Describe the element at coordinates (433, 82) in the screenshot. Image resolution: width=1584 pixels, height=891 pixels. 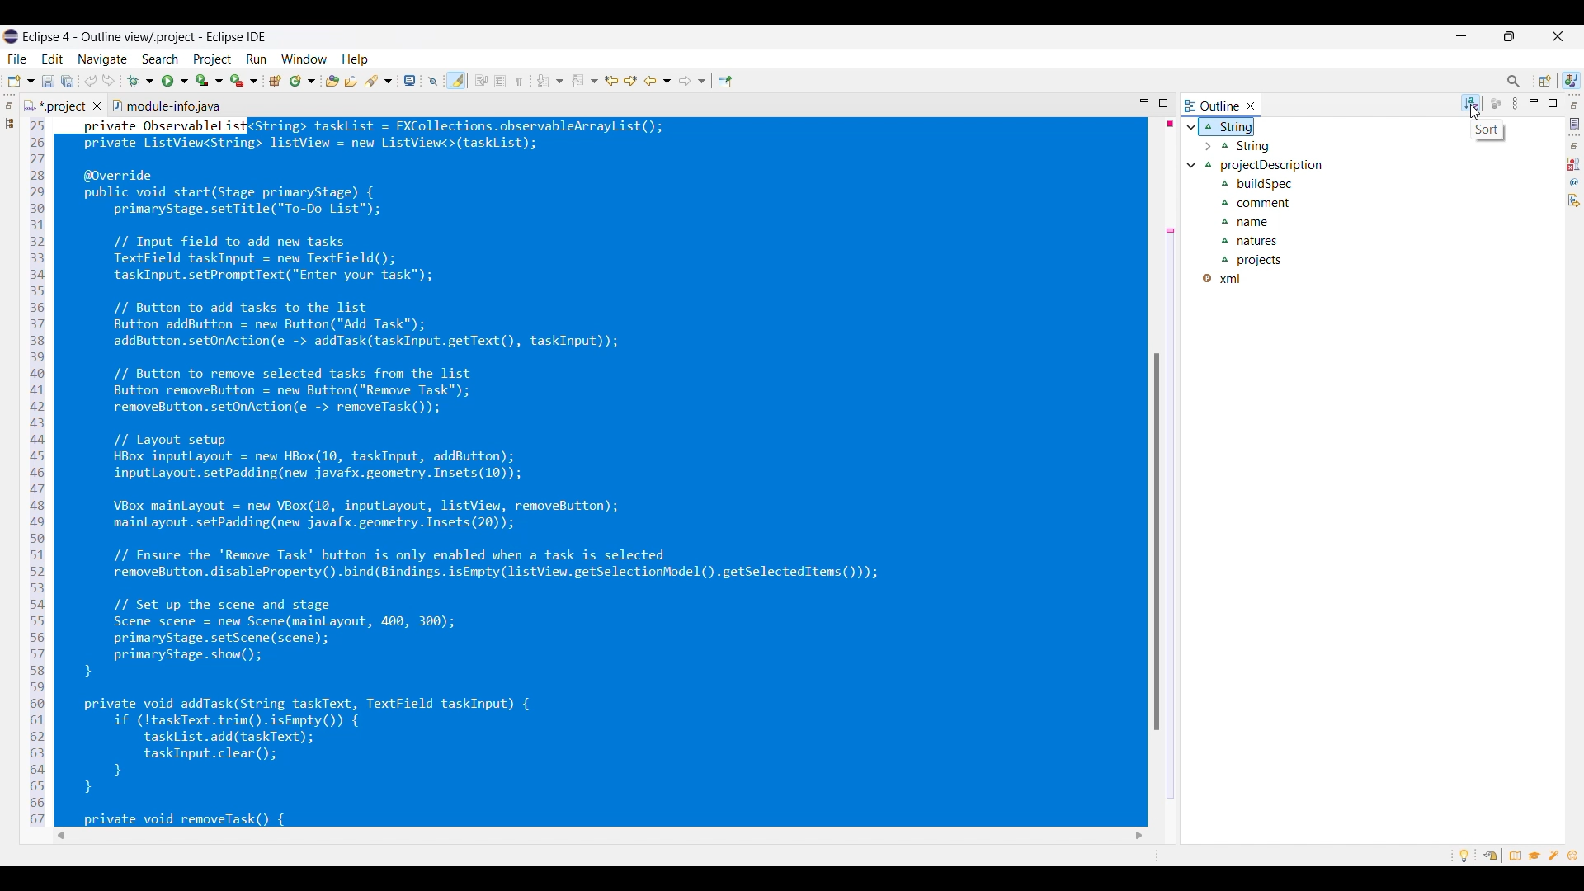
I see `Skip all breakpoints` at that location.